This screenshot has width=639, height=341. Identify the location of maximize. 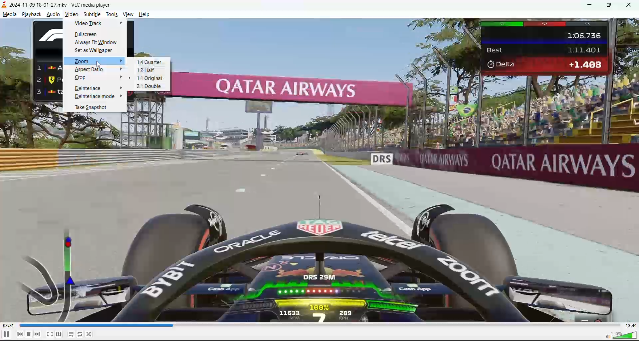
(610, 5).